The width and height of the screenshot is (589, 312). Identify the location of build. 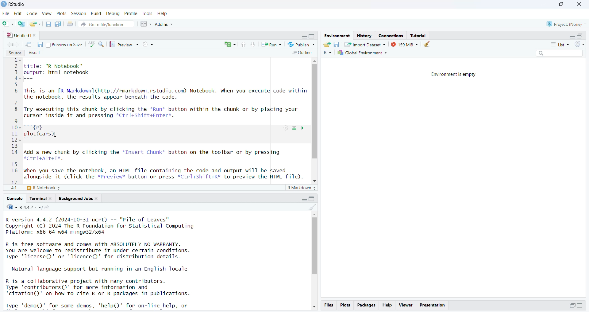
(97, 14).